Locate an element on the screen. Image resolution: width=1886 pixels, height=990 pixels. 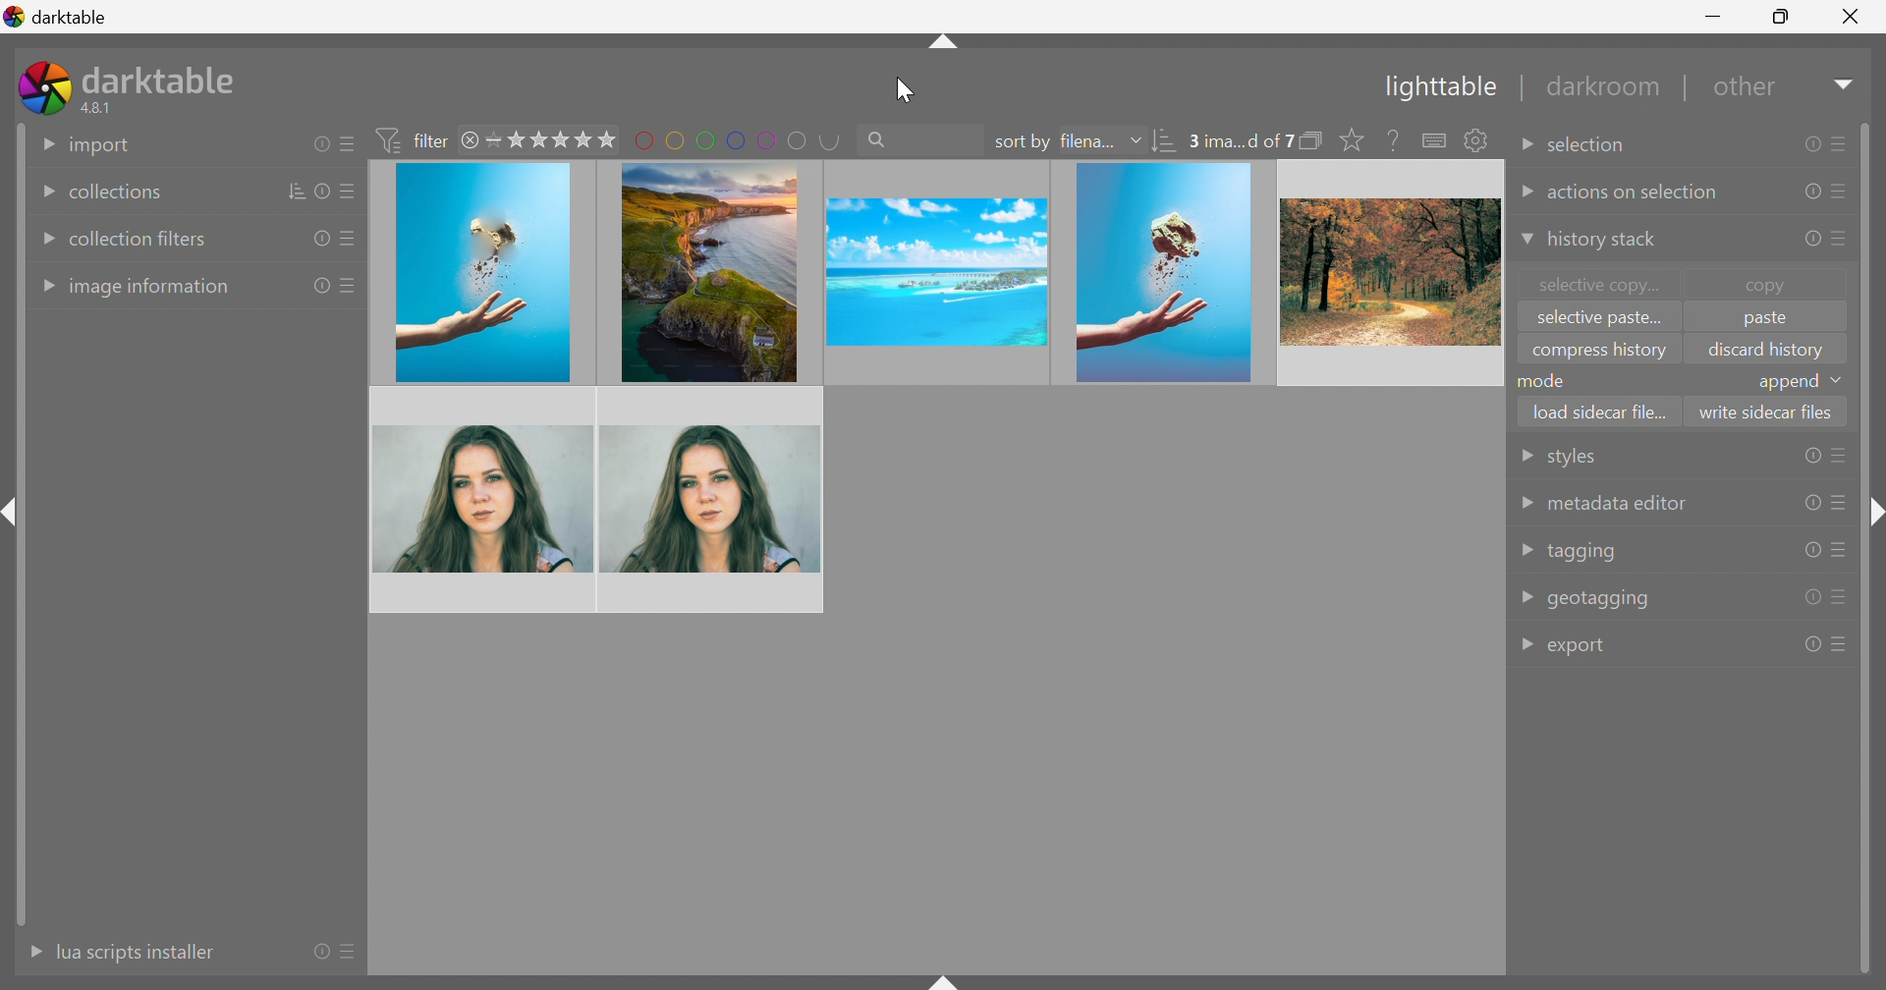
image is located at coordinates (705, 271).